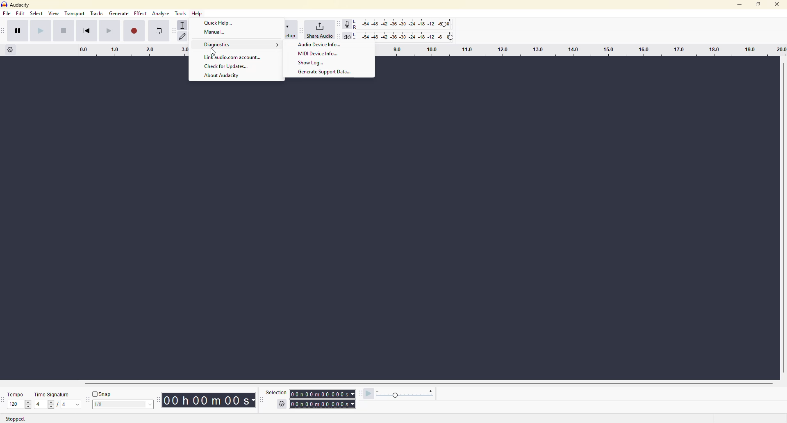 The width and height of the screenshot is (787, 423). What do you see at coordinates (150, 404) in the screenshot?
I see `drop down` at bounding box center [150, 404].